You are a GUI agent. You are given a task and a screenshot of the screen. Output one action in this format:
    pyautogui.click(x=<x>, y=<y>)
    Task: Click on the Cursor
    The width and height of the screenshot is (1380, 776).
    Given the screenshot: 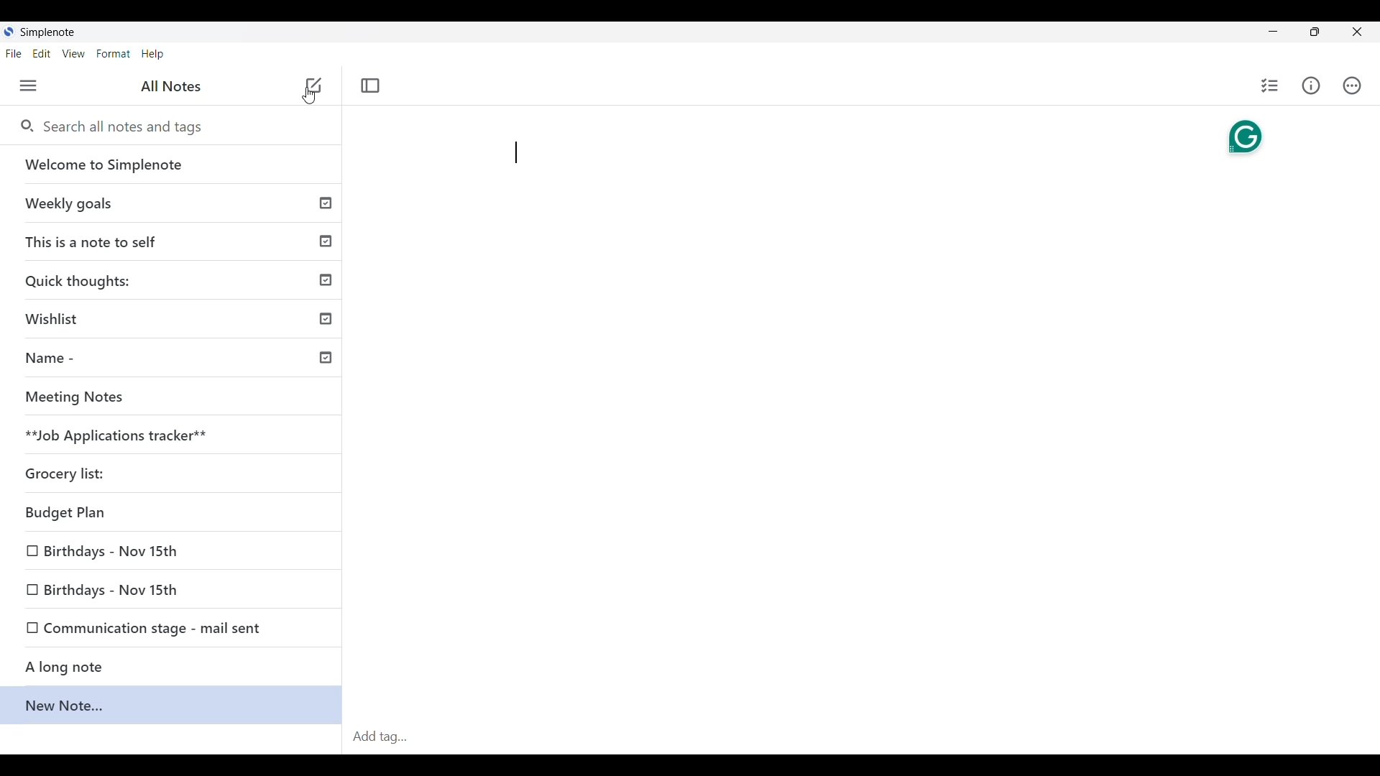 What is the action you would take?
    pyautogui.click(x=314, y=101)
    